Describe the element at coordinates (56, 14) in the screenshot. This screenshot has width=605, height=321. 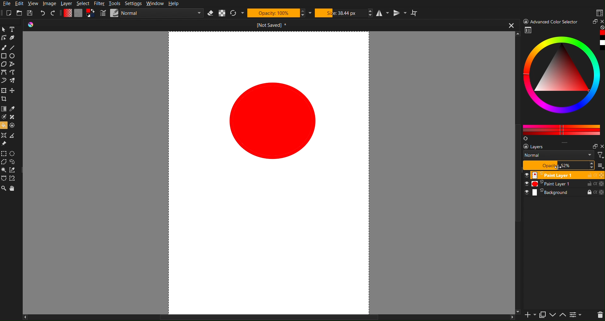
I see `Redo` at that location.